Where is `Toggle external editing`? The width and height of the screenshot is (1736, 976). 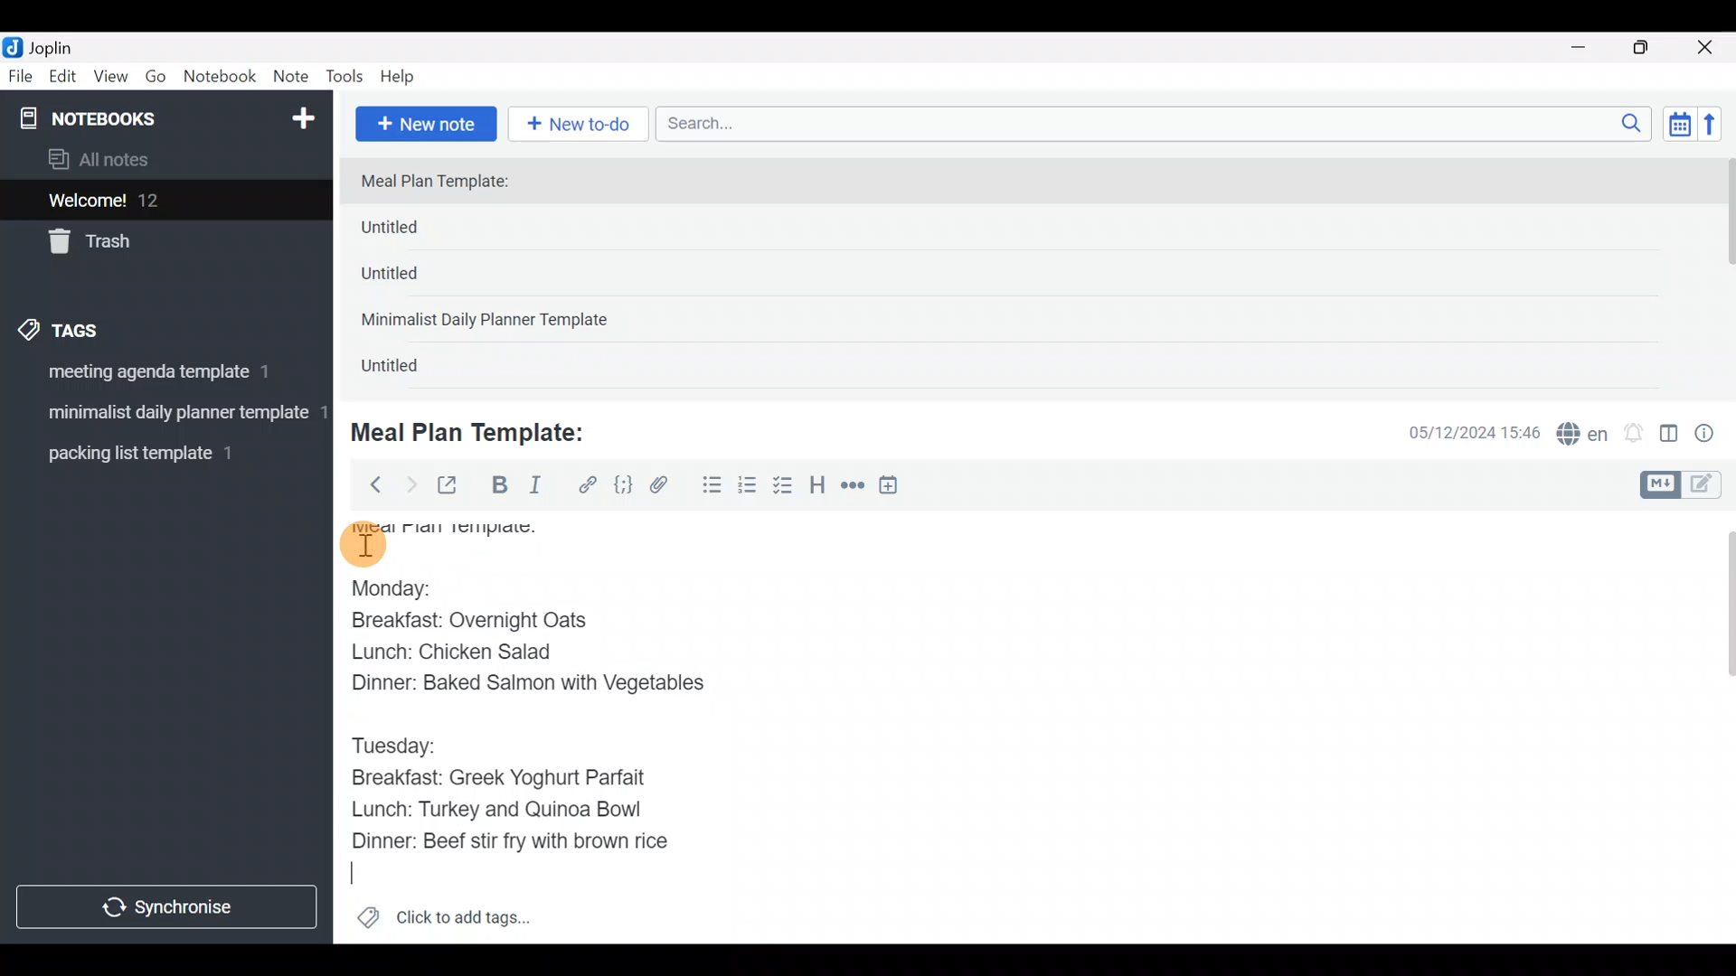 Toggle external editing is located at coordinates (454, 486).